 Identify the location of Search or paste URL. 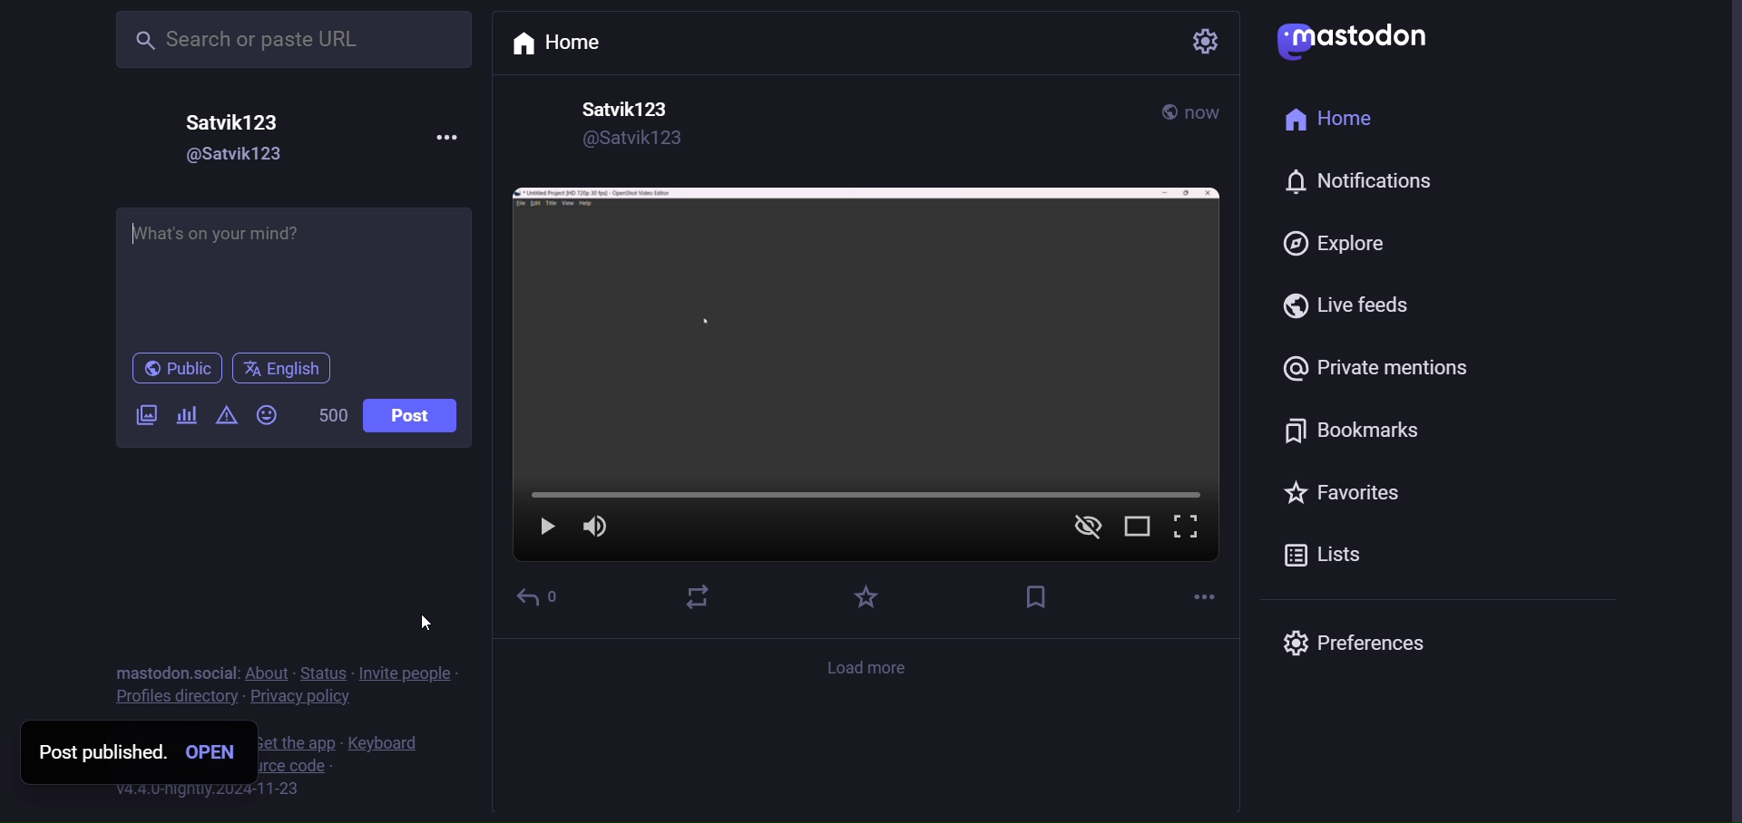
(292, 39).